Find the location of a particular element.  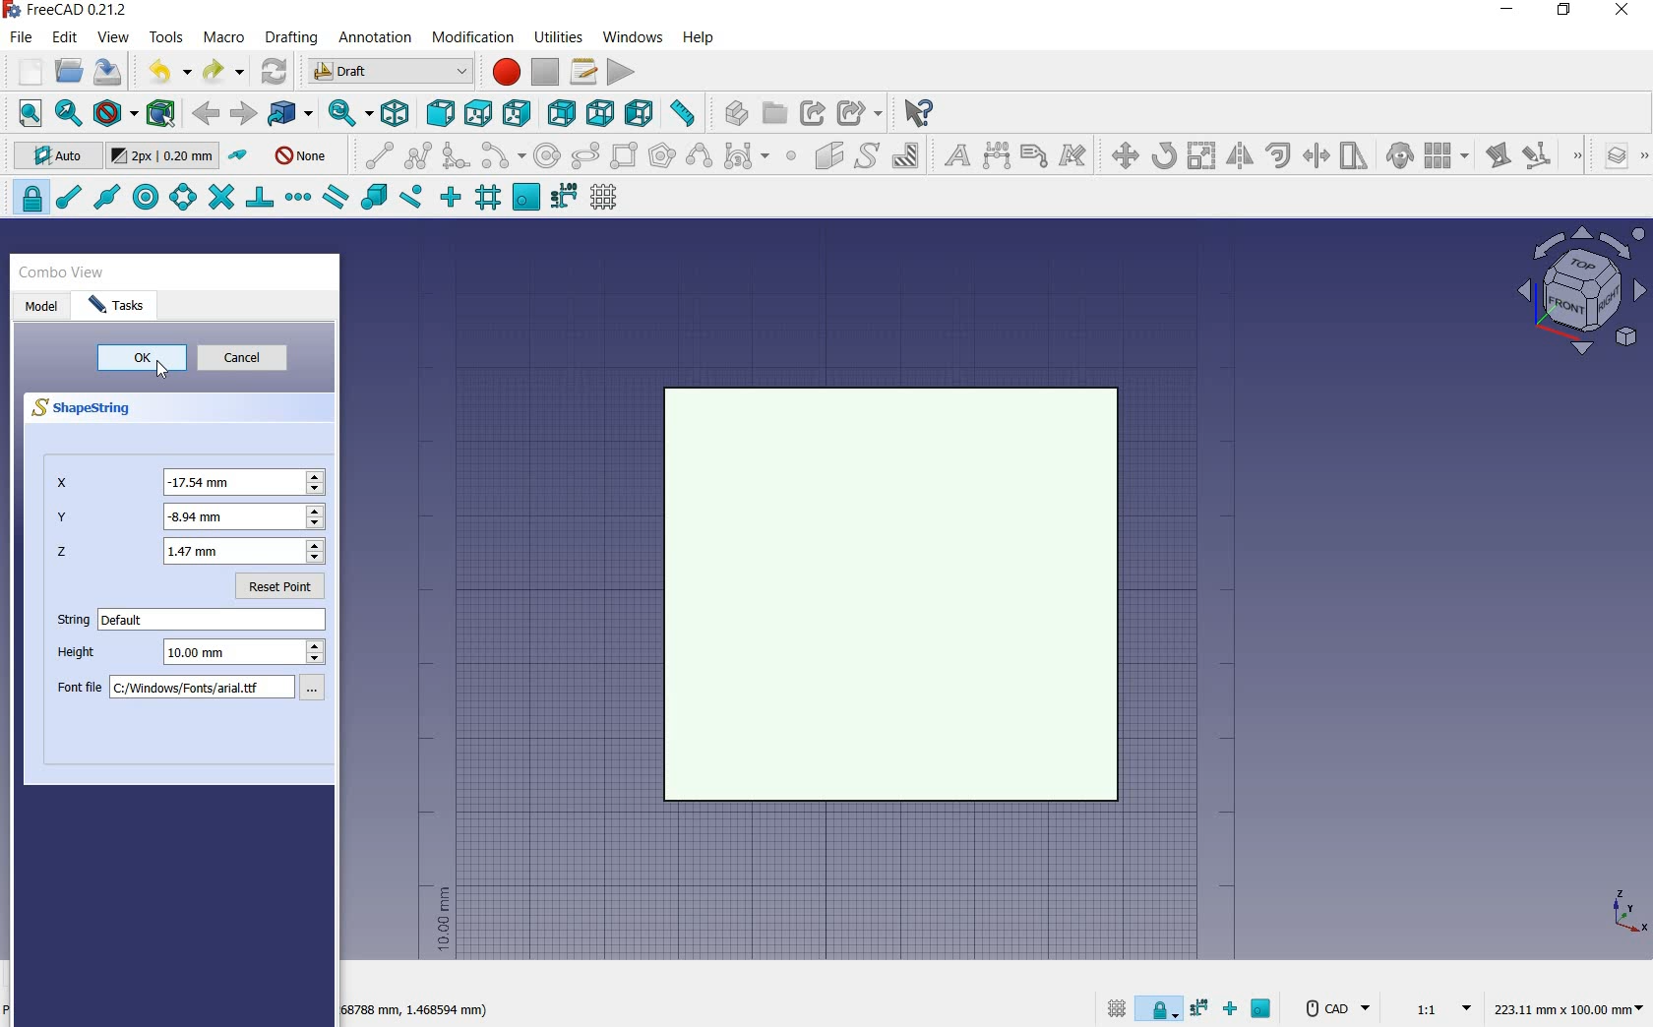

front is located at coordinates (437, 114).